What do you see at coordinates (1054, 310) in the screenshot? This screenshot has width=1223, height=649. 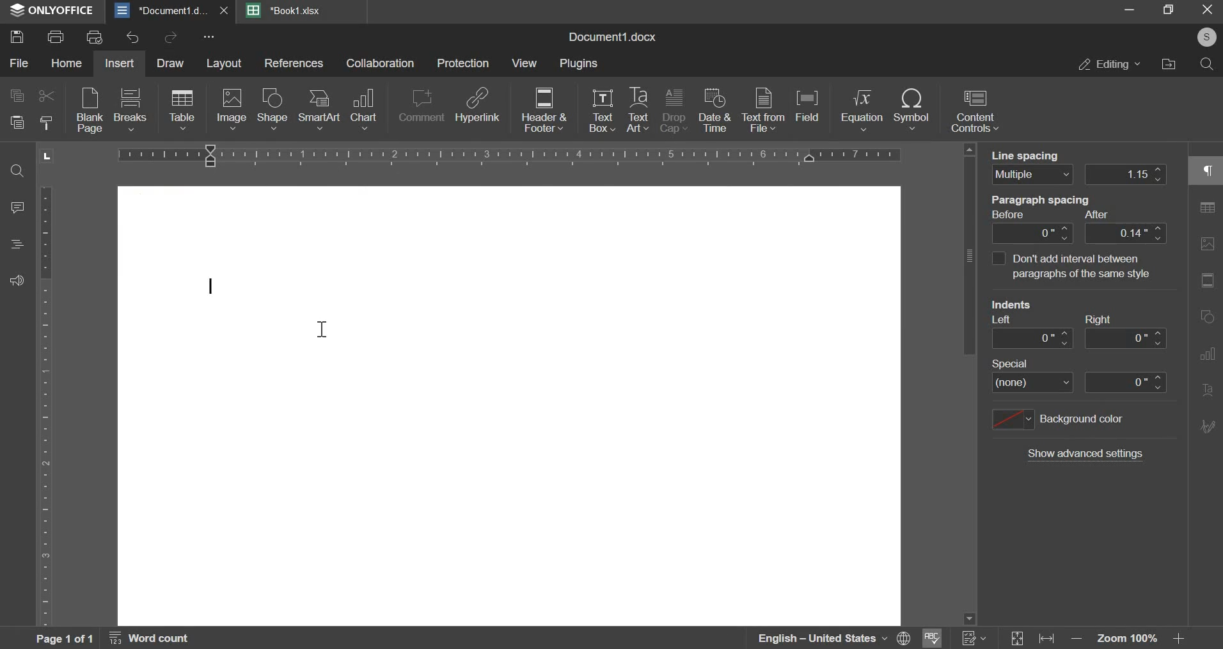 I see `Indent label` at bounding box center [1054, 310].